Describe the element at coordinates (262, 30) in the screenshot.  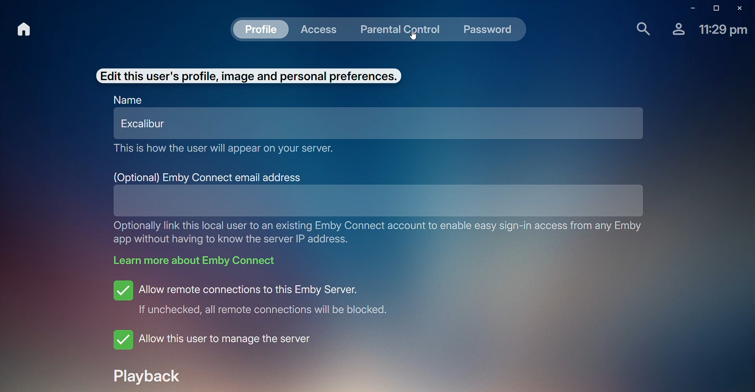
I see `Profile` at that location.